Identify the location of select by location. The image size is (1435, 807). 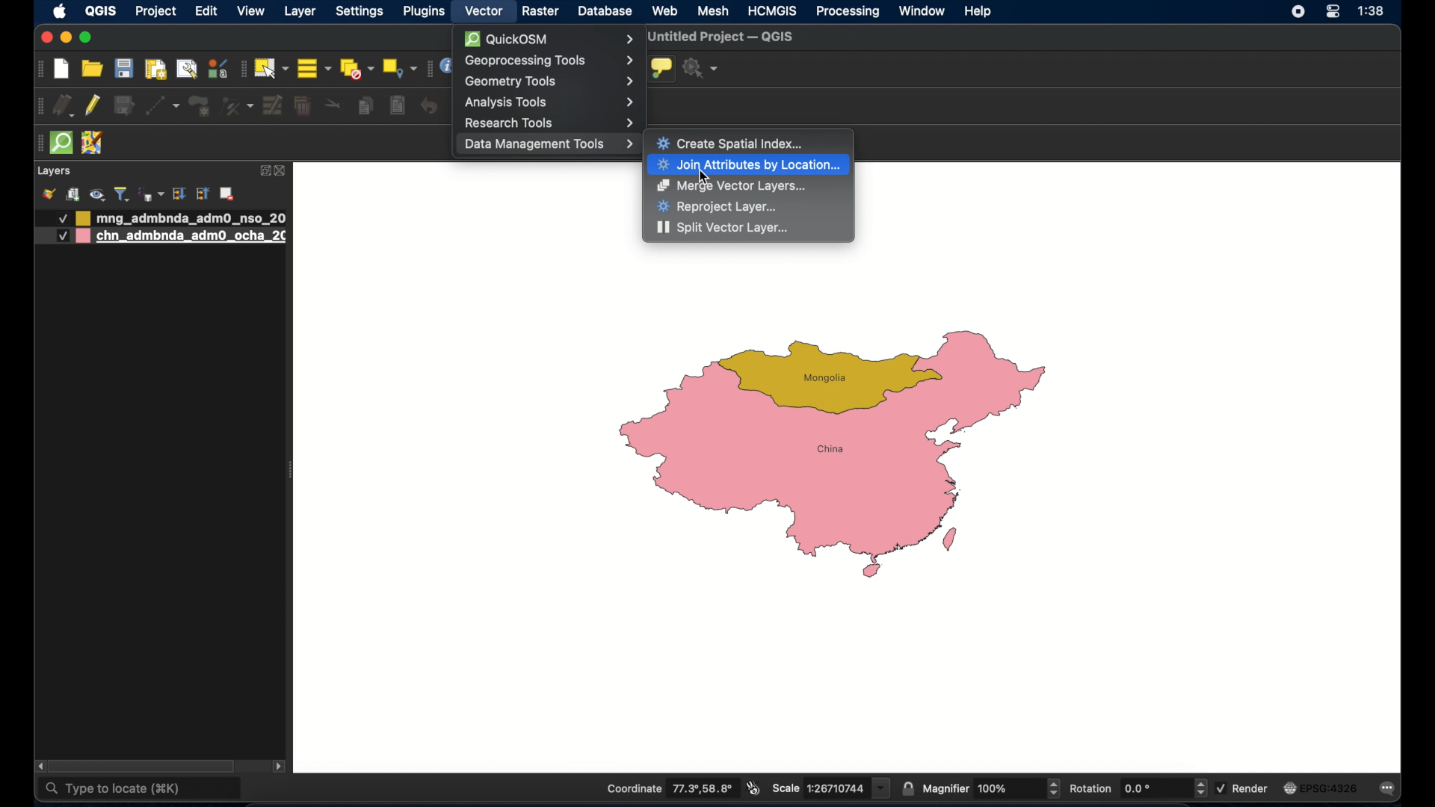
(398, 69).